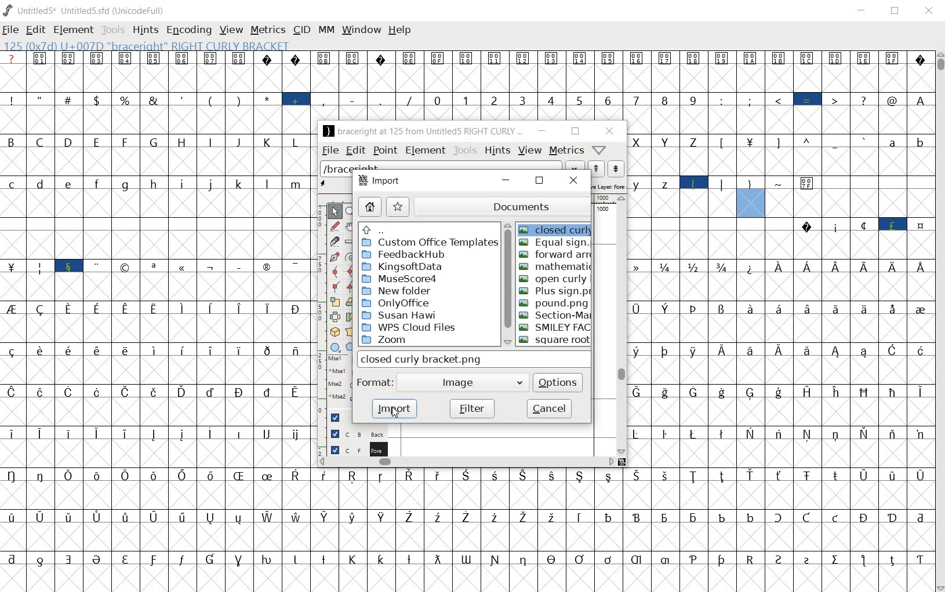 This screenshot has height=592, width=945. What do you see at coordinates (11, 31) in the screenshot?
I see `FILE` at bounding box center [11, 31].